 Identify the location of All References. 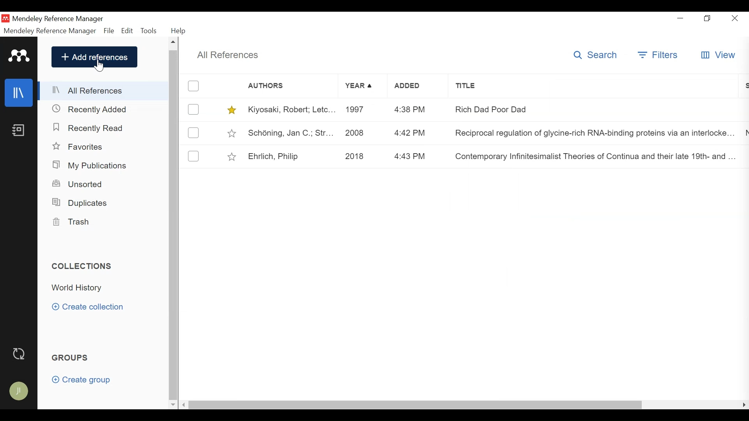
(227, 55).